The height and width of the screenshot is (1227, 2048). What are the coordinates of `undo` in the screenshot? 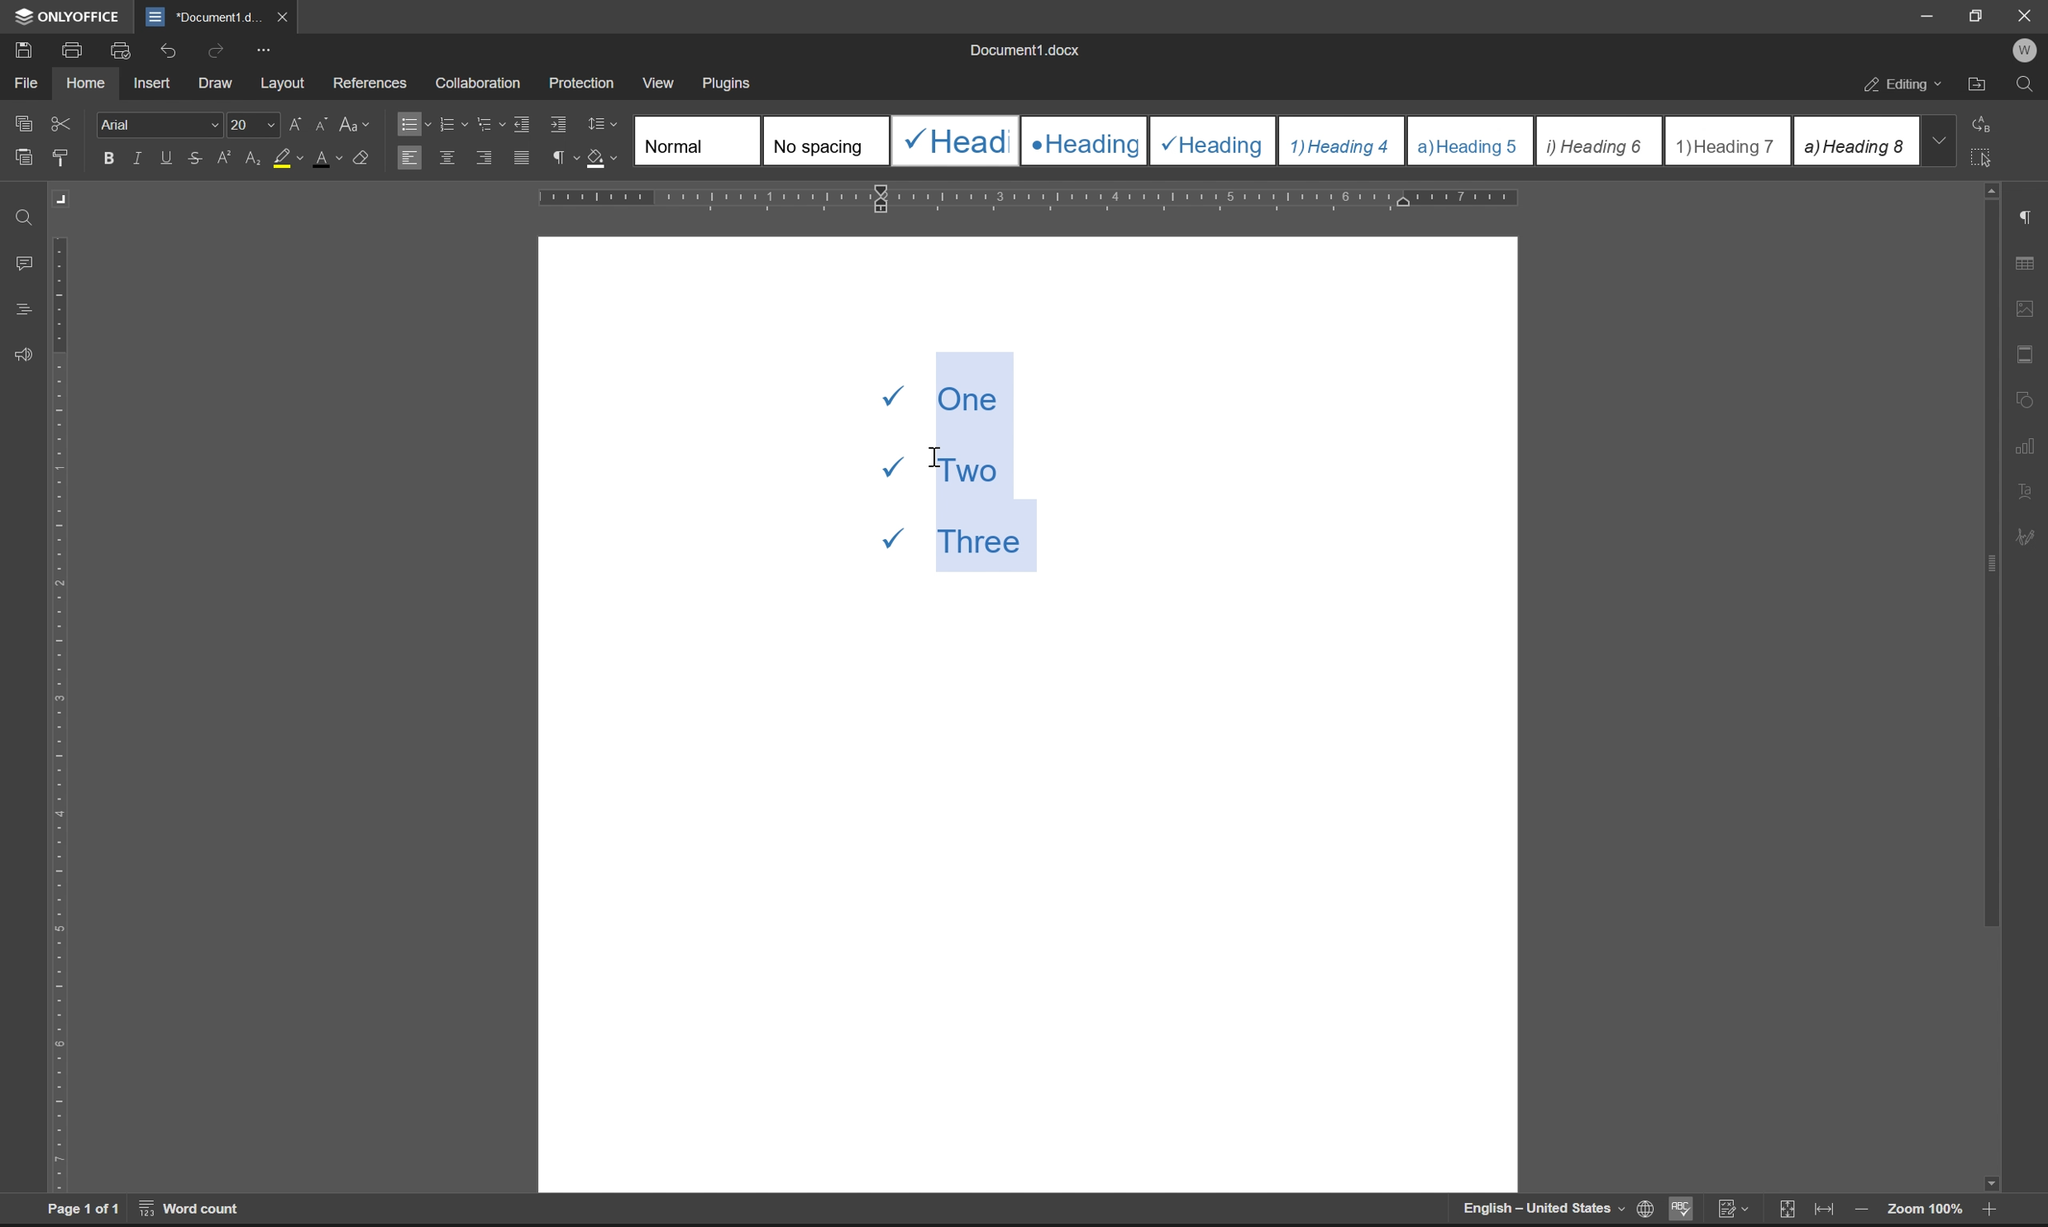 It's located at (165, 53).